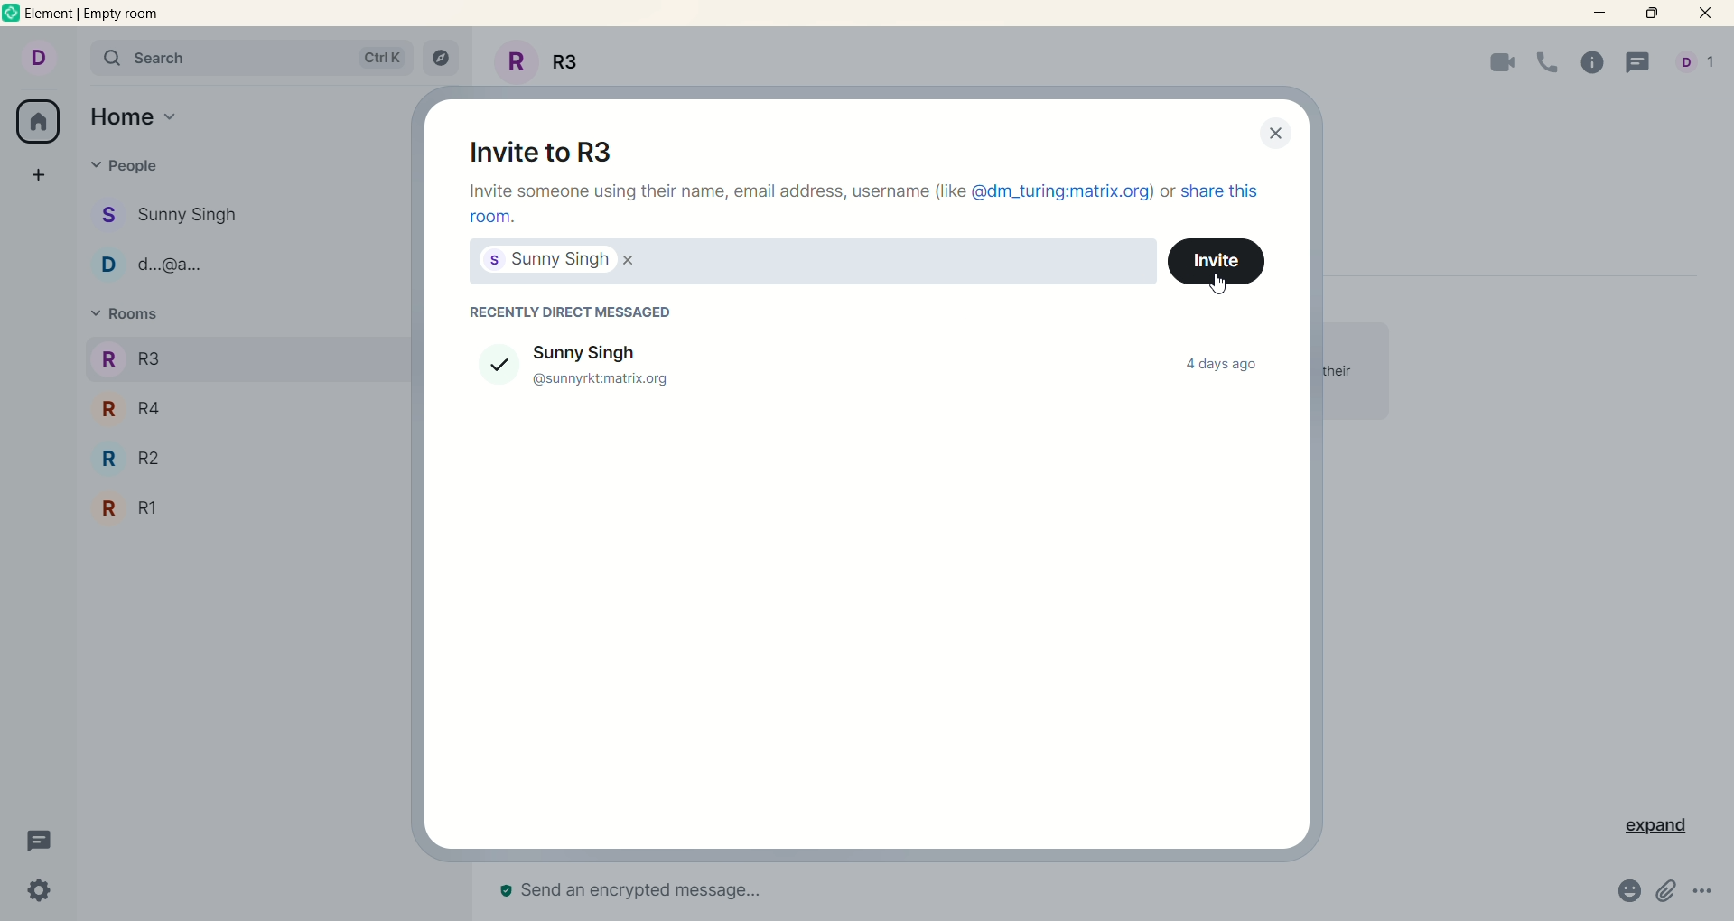  Describe the element at coordinates (486, 364) in the screenshot. I see `selected` at that location.